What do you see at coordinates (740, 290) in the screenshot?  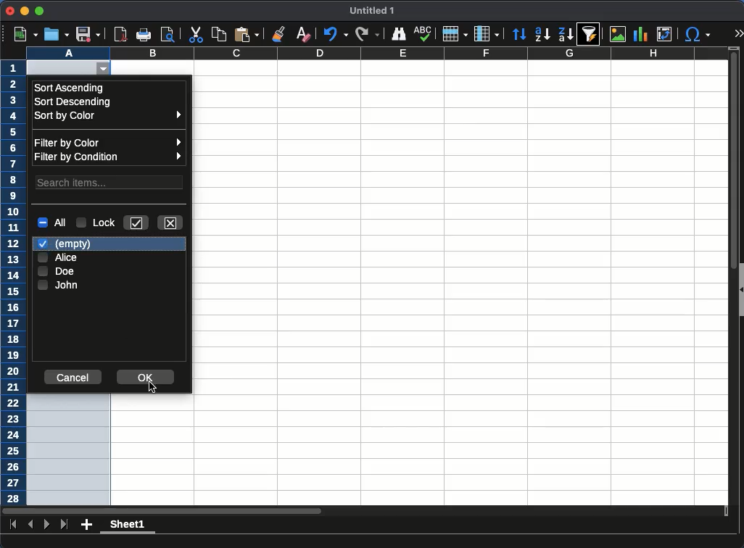 I see `collapse` at bounding box center [740, 290].